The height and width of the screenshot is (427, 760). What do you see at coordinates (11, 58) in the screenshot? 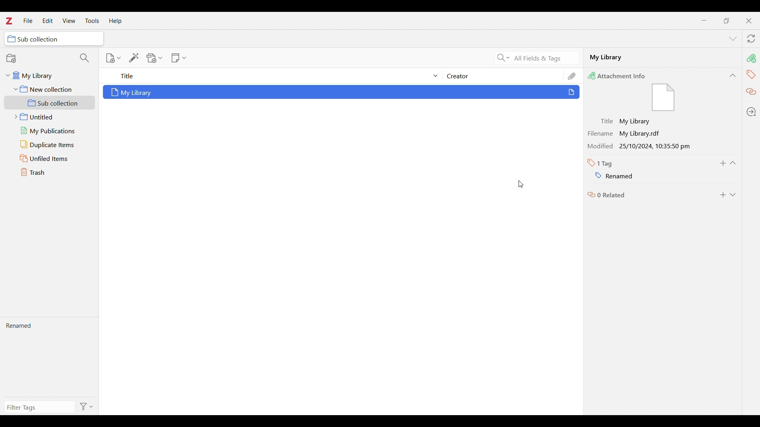
I see `New collection` at bounding box center [11, 58].